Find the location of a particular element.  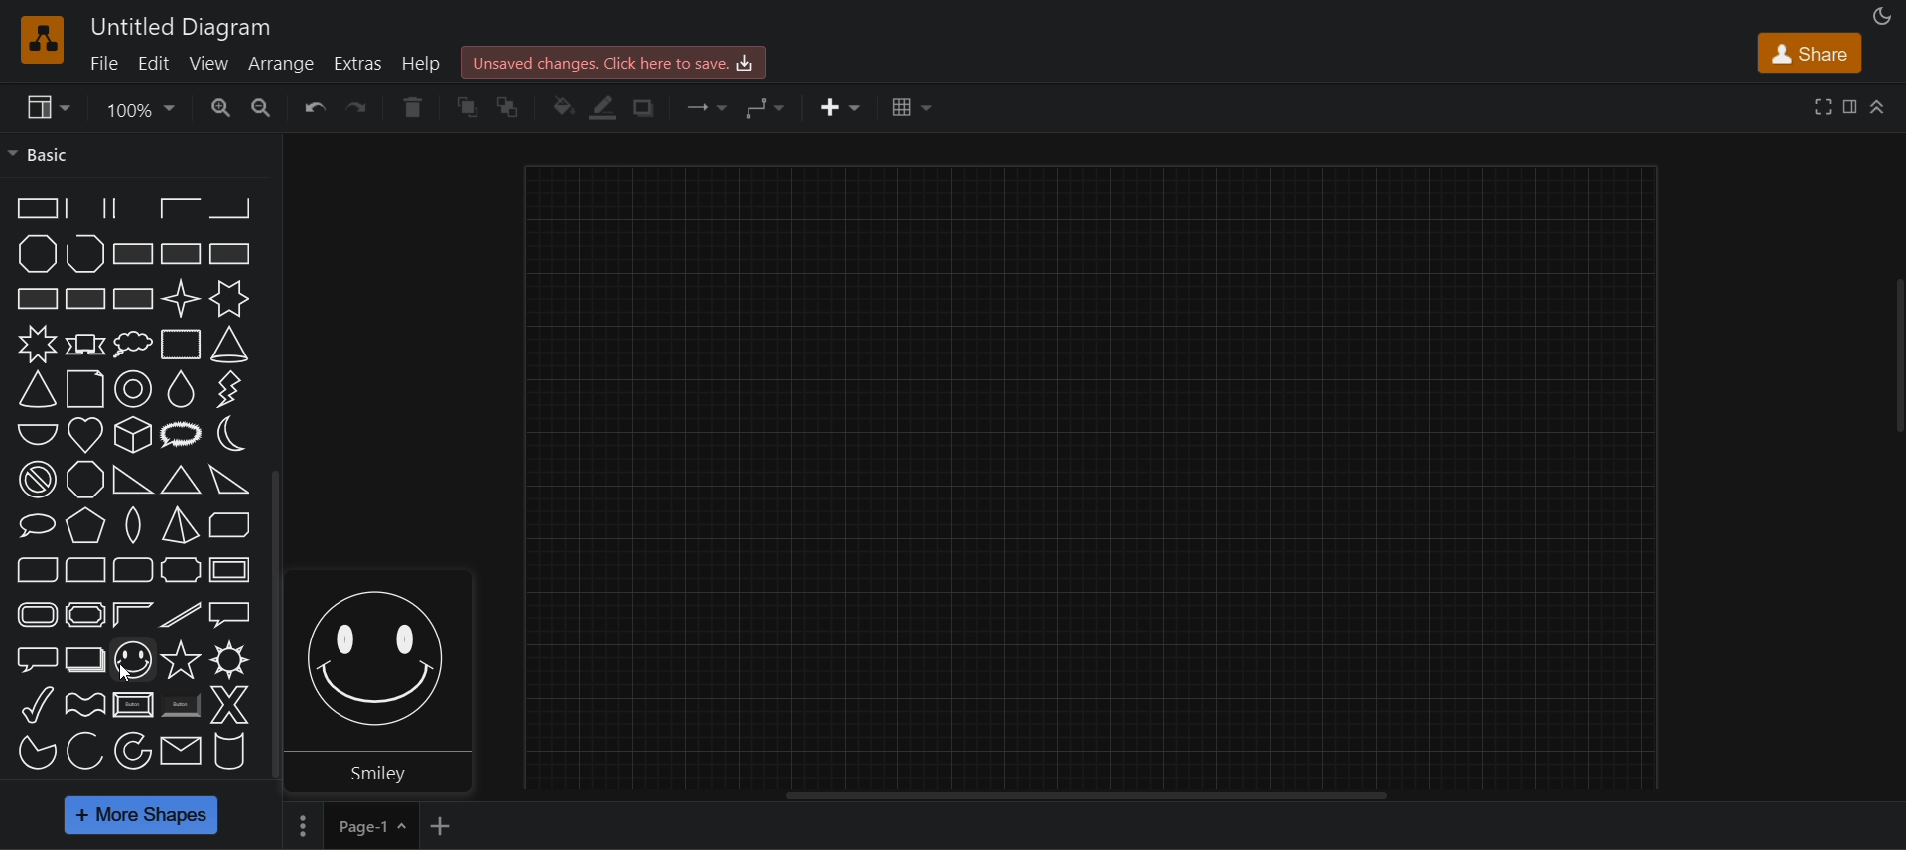

partial rectangle is located at coordinates (179, 209).